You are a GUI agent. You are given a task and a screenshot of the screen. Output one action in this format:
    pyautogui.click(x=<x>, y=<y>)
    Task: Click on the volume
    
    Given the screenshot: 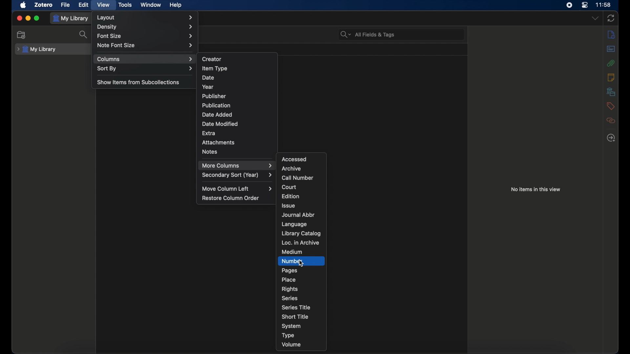 What is the action you would take?
    pyautogui.click(x=291, y=344)
    